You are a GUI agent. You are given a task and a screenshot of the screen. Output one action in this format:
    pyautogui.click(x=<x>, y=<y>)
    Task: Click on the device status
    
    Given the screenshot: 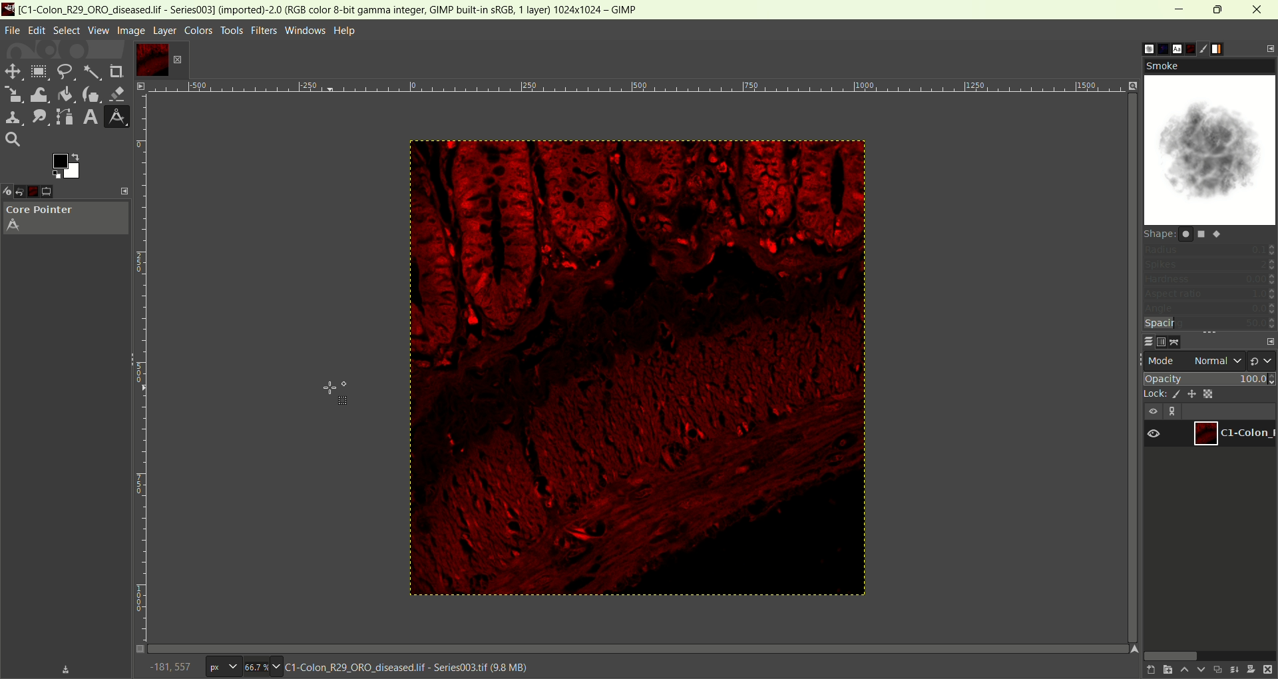 What is the action you would take?
    pyautogui.click(x=8, y=192)
    